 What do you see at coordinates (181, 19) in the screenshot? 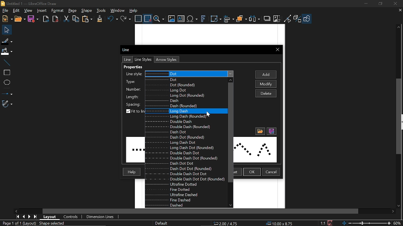
I see `insert text` at bounding box center [181, 19].